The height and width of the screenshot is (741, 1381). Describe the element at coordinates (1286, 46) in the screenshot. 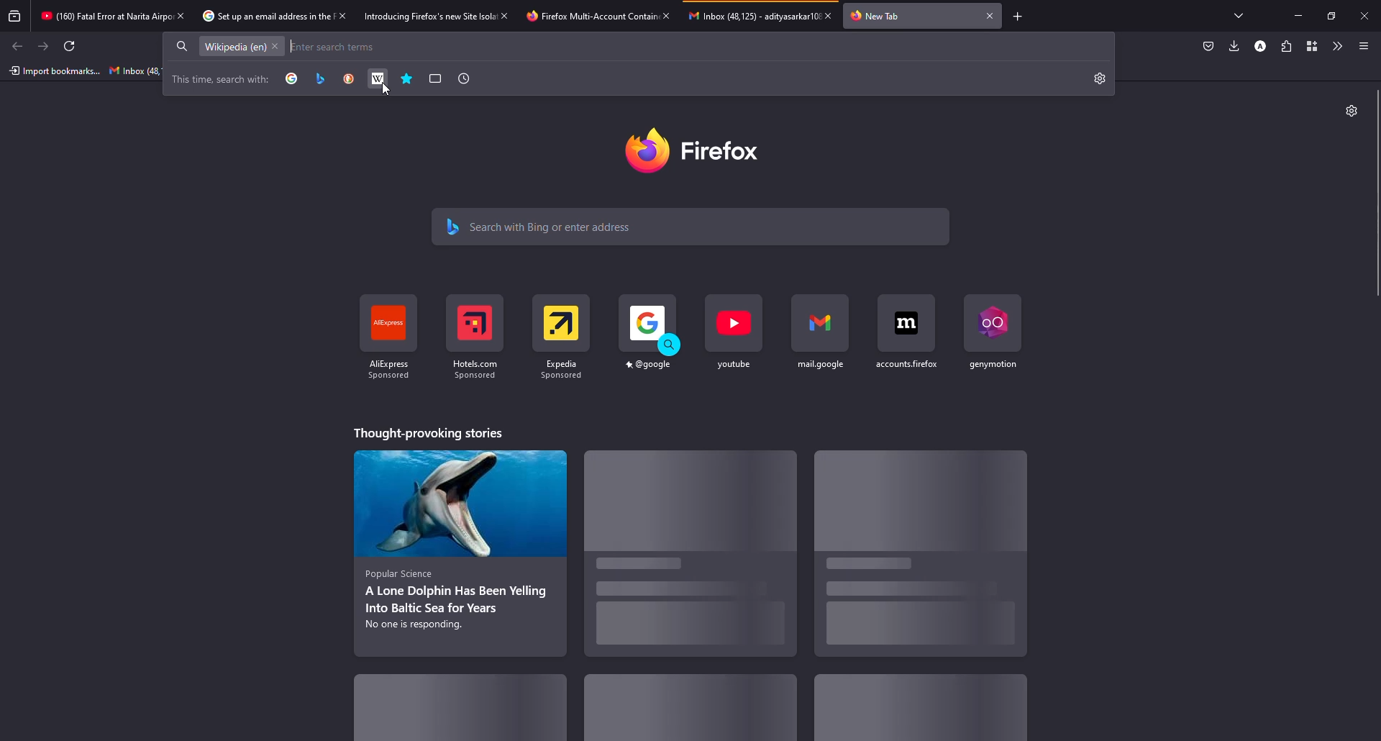

I see `extensions` at that location.